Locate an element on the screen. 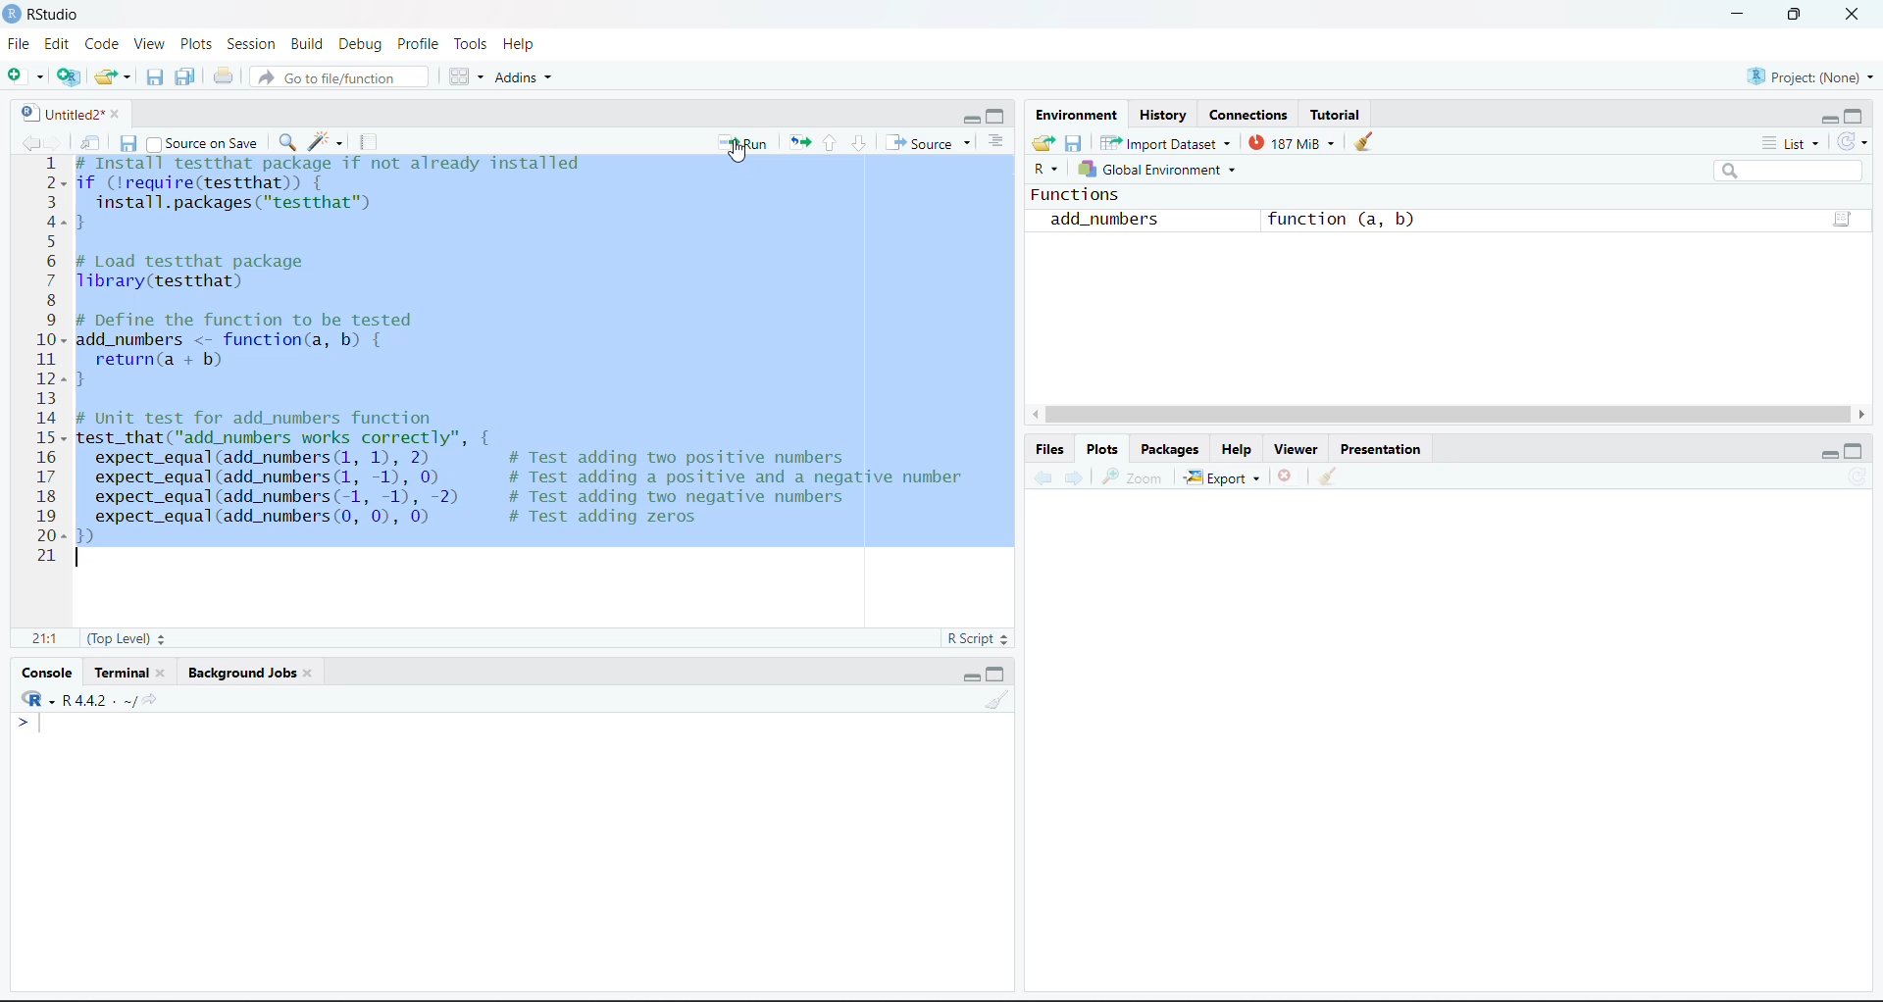 The width and height of the screenshot is (1883, 1002). Help is located at coordinates (520, 44).